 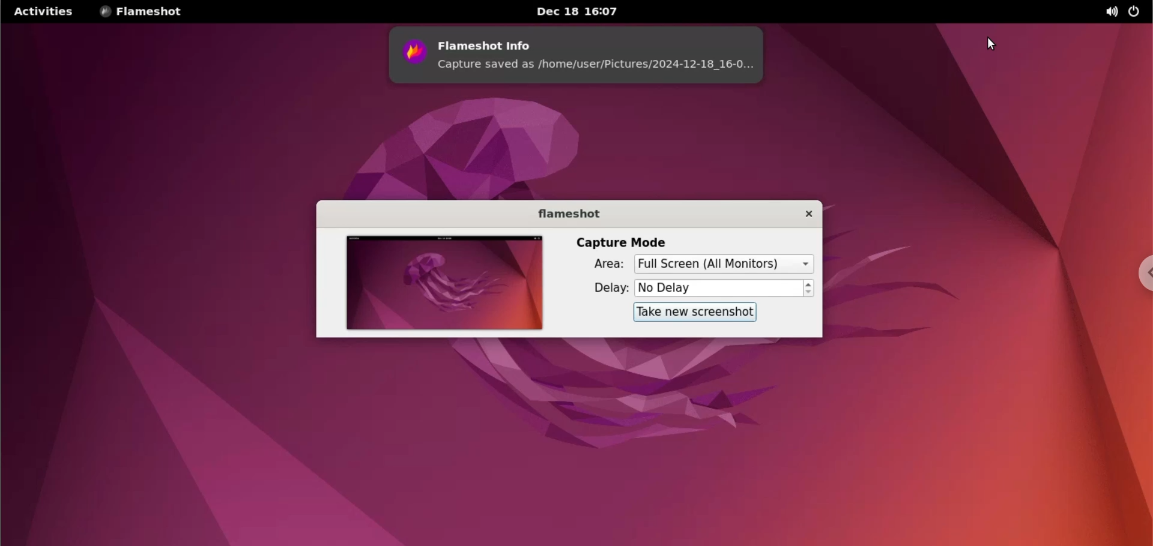 What do you see at coordinates (991, 44) in the screenshot?
I see `cursor` at bounding box center [991, 44].